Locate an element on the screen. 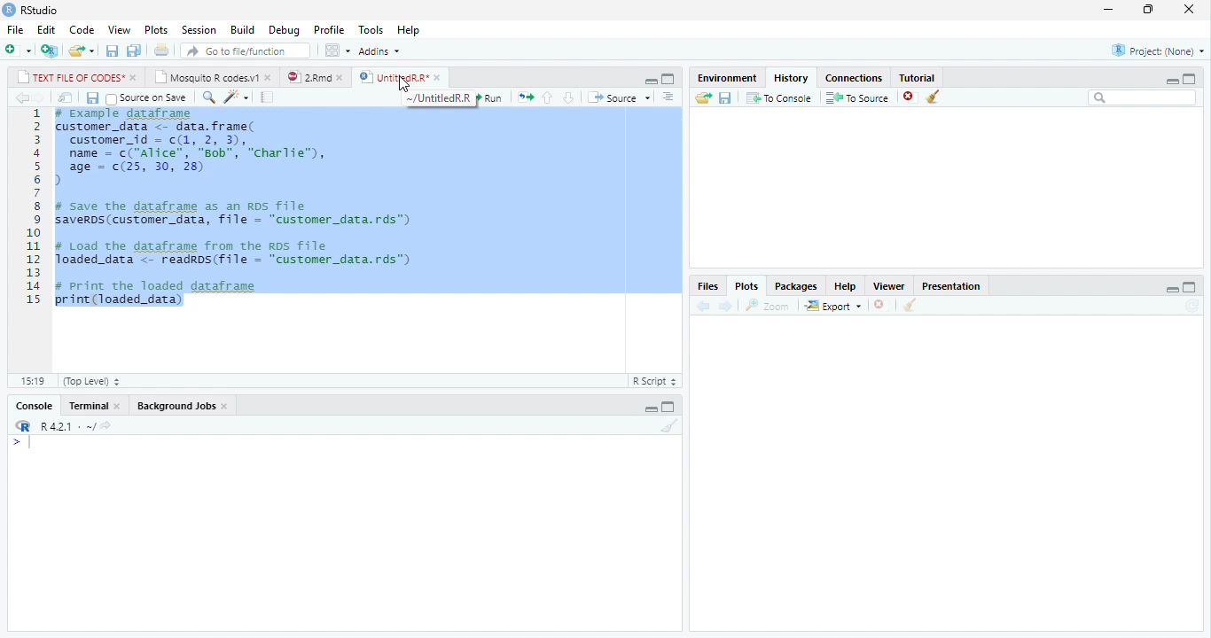 The height and width of the screenshot is (638, 1211). options is located at coordinates (337, 51).